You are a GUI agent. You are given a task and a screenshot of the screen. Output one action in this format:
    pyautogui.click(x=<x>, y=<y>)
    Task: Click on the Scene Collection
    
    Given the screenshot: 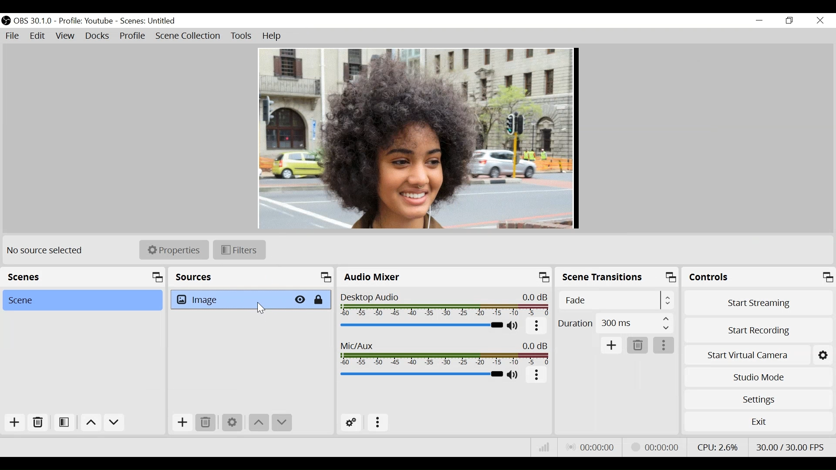 What is the action you would take?
    pyautogui.click(x=188, y=37)
    